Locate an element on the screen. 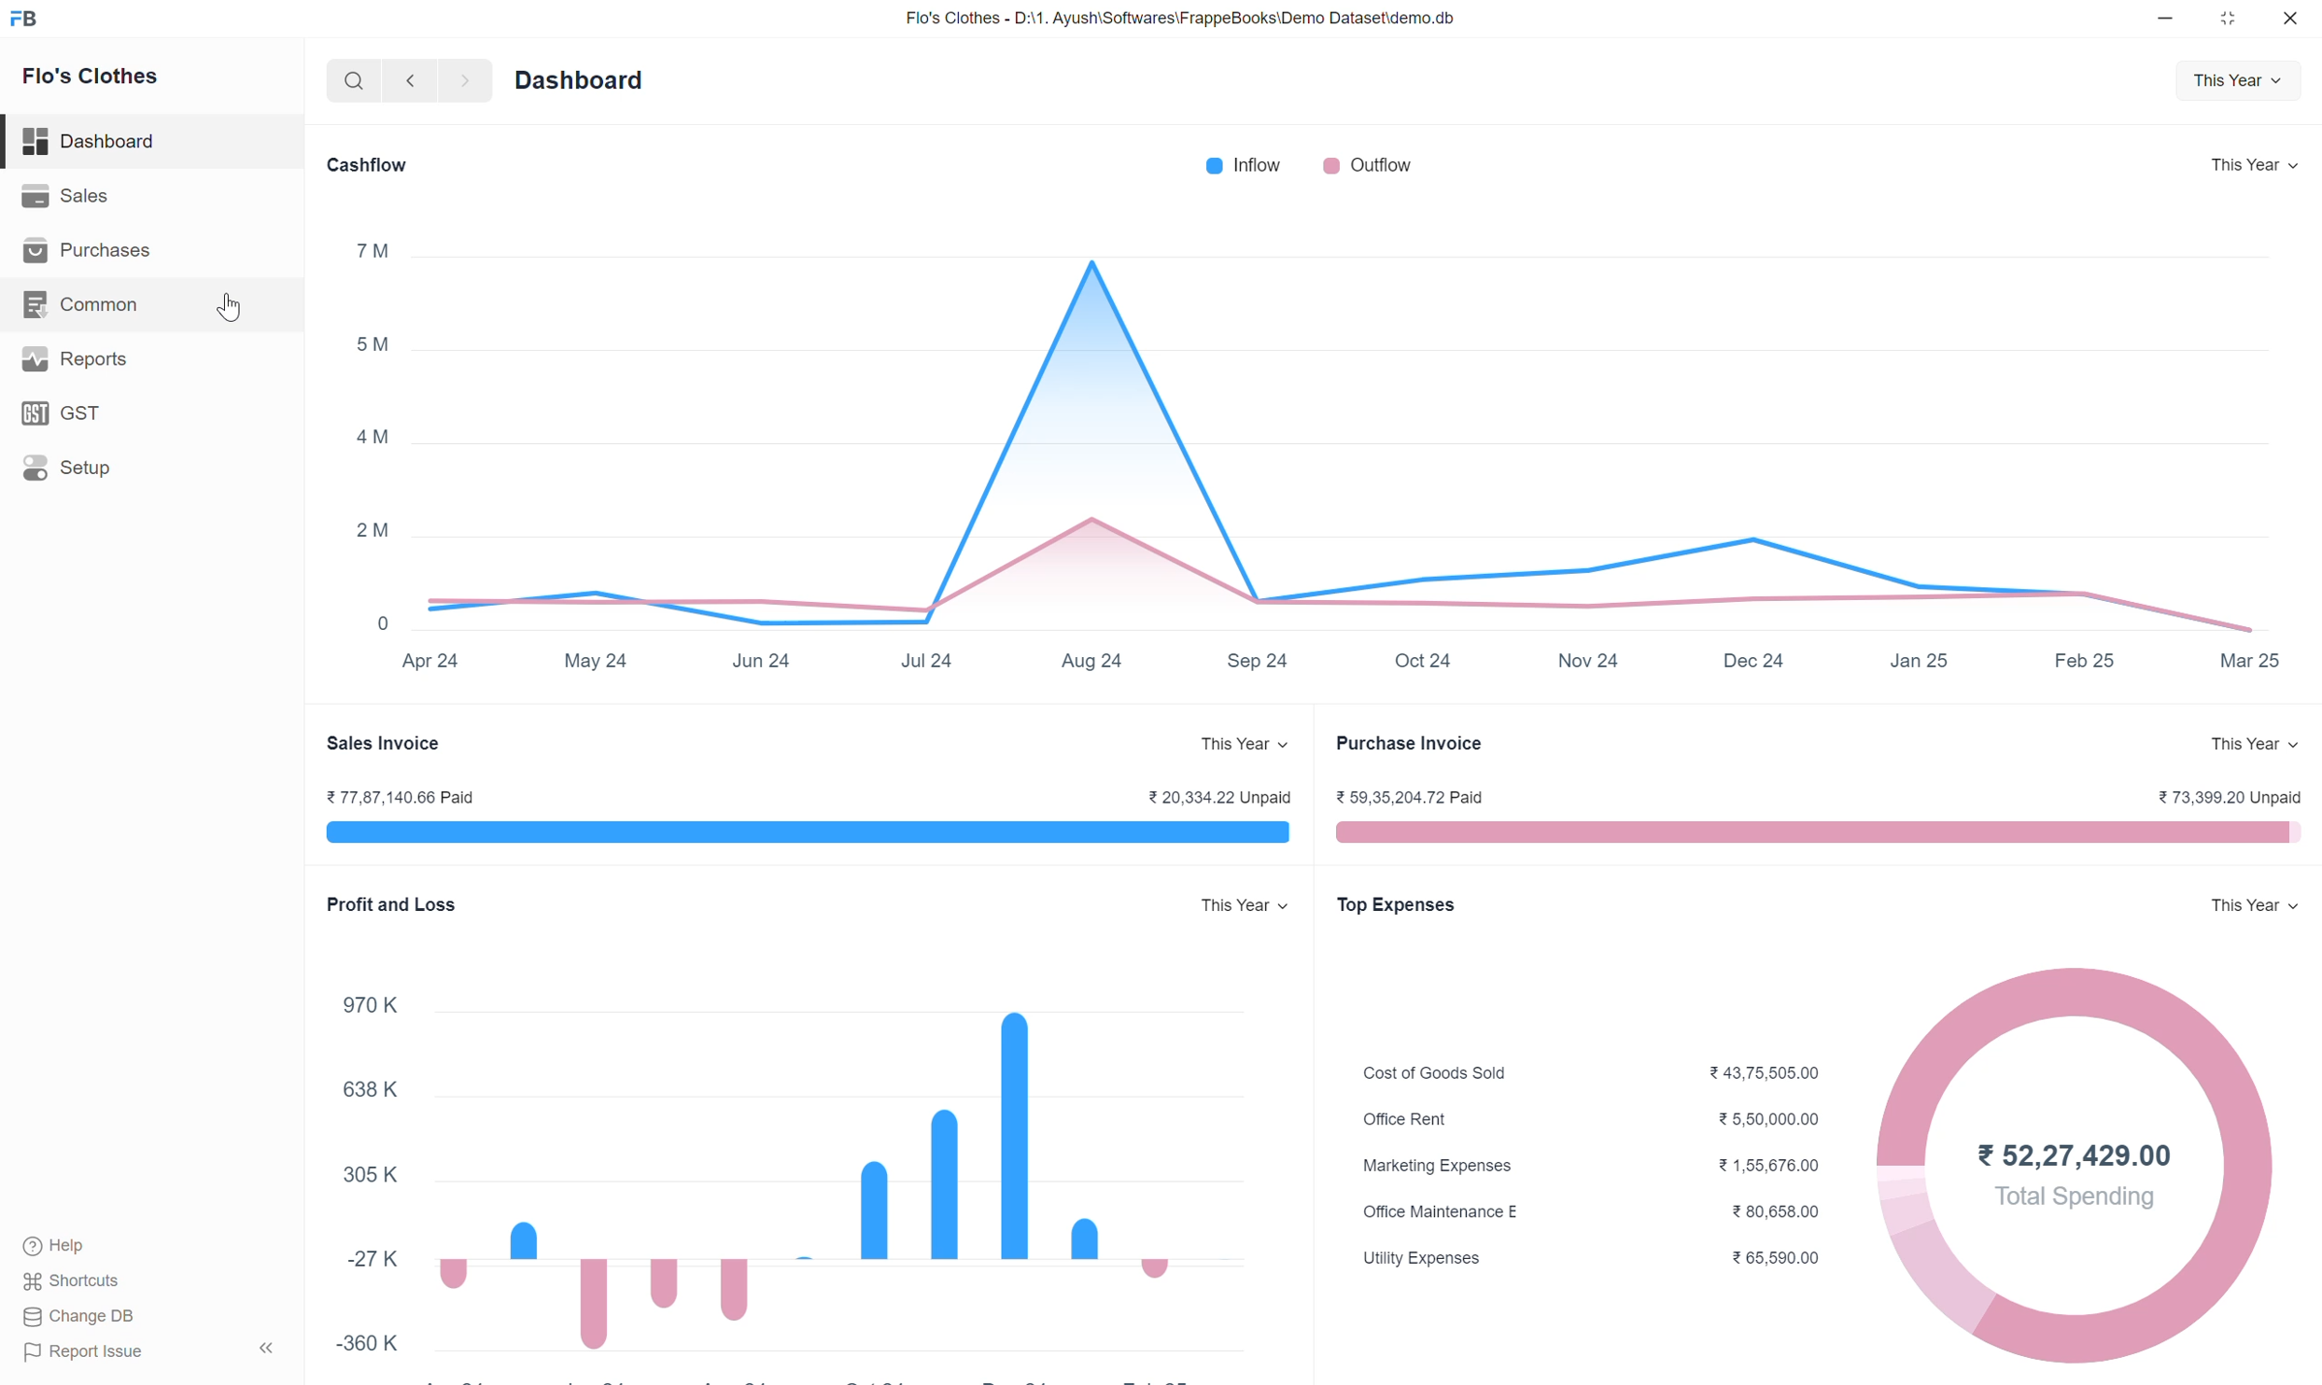 The width and height of the screenshot is (2322, 1385). Common is located at coordinates (87, 302).